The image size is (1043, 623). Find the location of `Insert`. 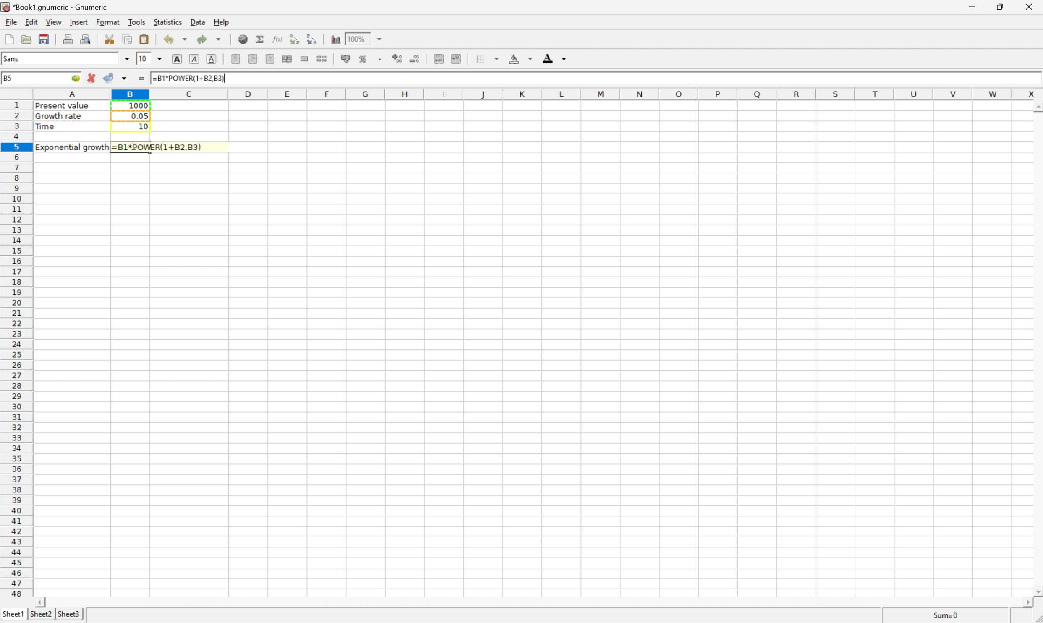

Insert is located at coordinates (78, 21).